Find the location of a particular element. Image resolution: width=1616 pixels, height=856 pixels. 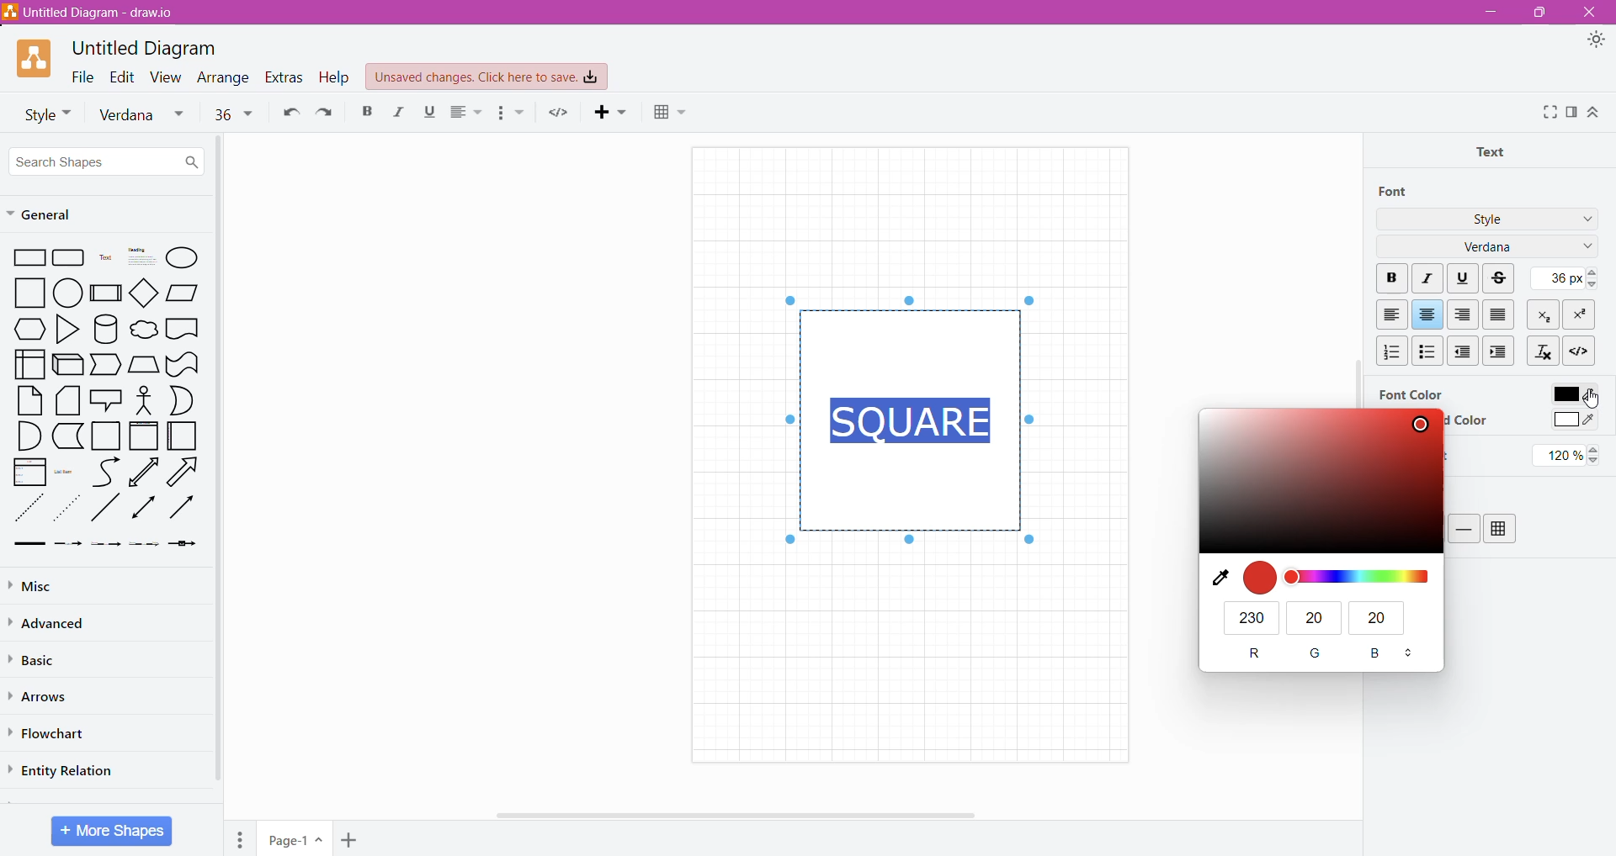

Set Line height is located at coordinates (1570, 455).